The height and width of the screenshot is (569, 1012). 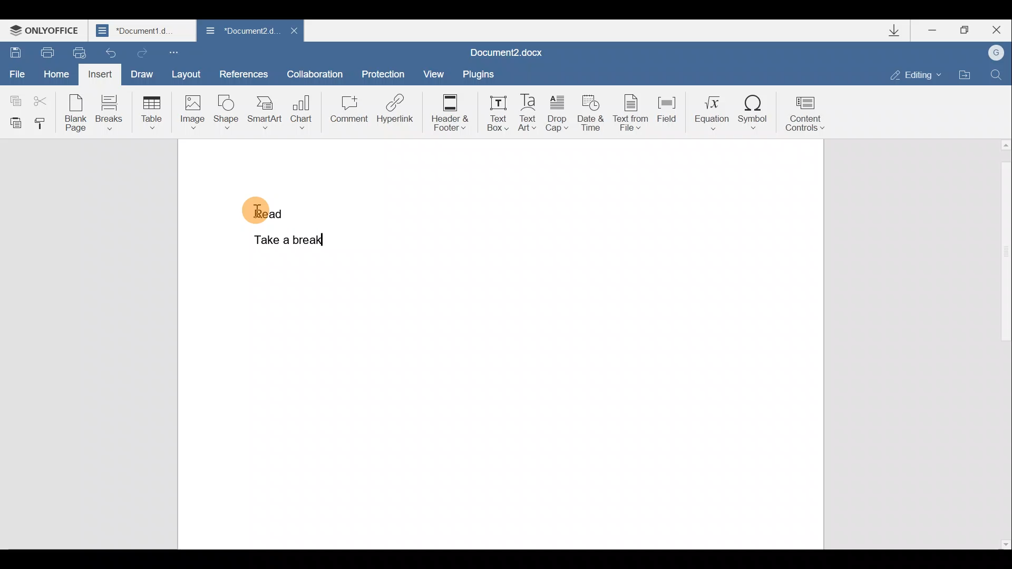 I want to click on Breaks, so click(x=110, y=112).